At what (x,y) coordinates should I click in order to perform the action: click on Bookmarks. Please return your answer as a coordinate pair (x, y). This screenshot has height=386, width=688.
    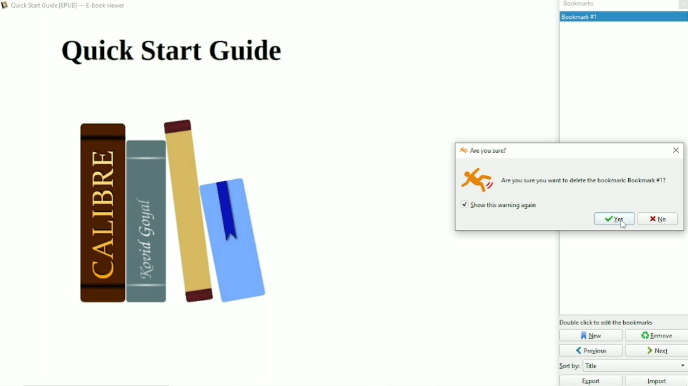
    Looking at the image, I should click on (581, 4).